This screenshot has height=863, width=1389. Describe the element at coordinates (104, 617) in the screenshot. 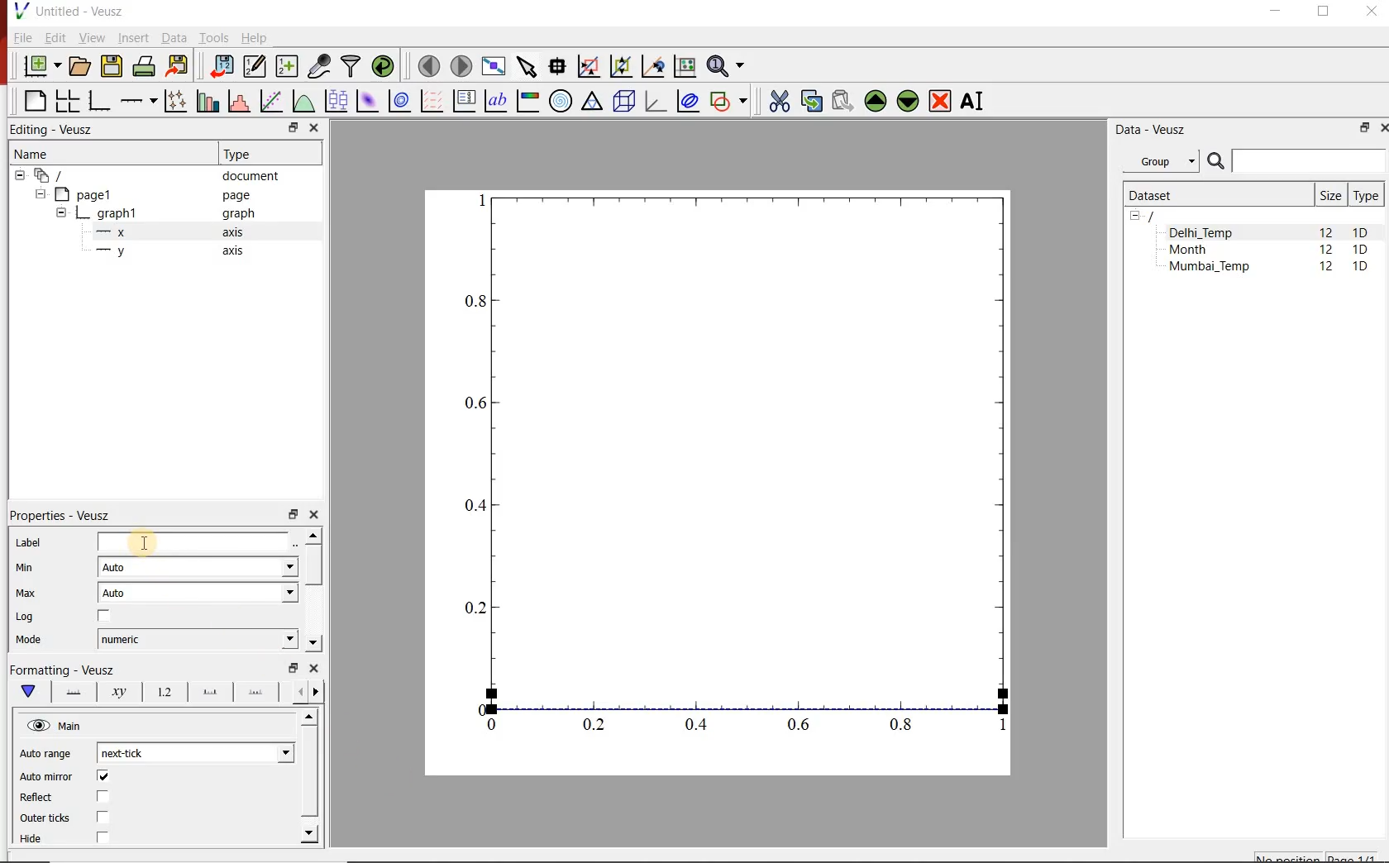

I see `check/uncheck` at that location.